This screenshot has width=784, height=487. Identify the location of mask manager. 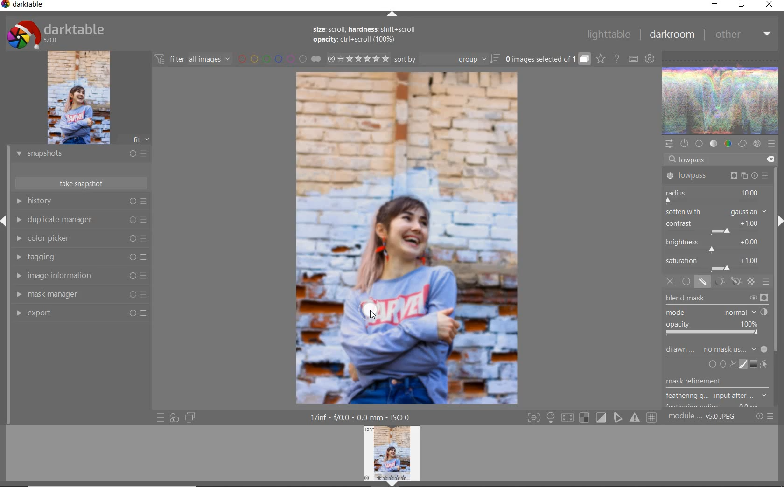
(80, 295).